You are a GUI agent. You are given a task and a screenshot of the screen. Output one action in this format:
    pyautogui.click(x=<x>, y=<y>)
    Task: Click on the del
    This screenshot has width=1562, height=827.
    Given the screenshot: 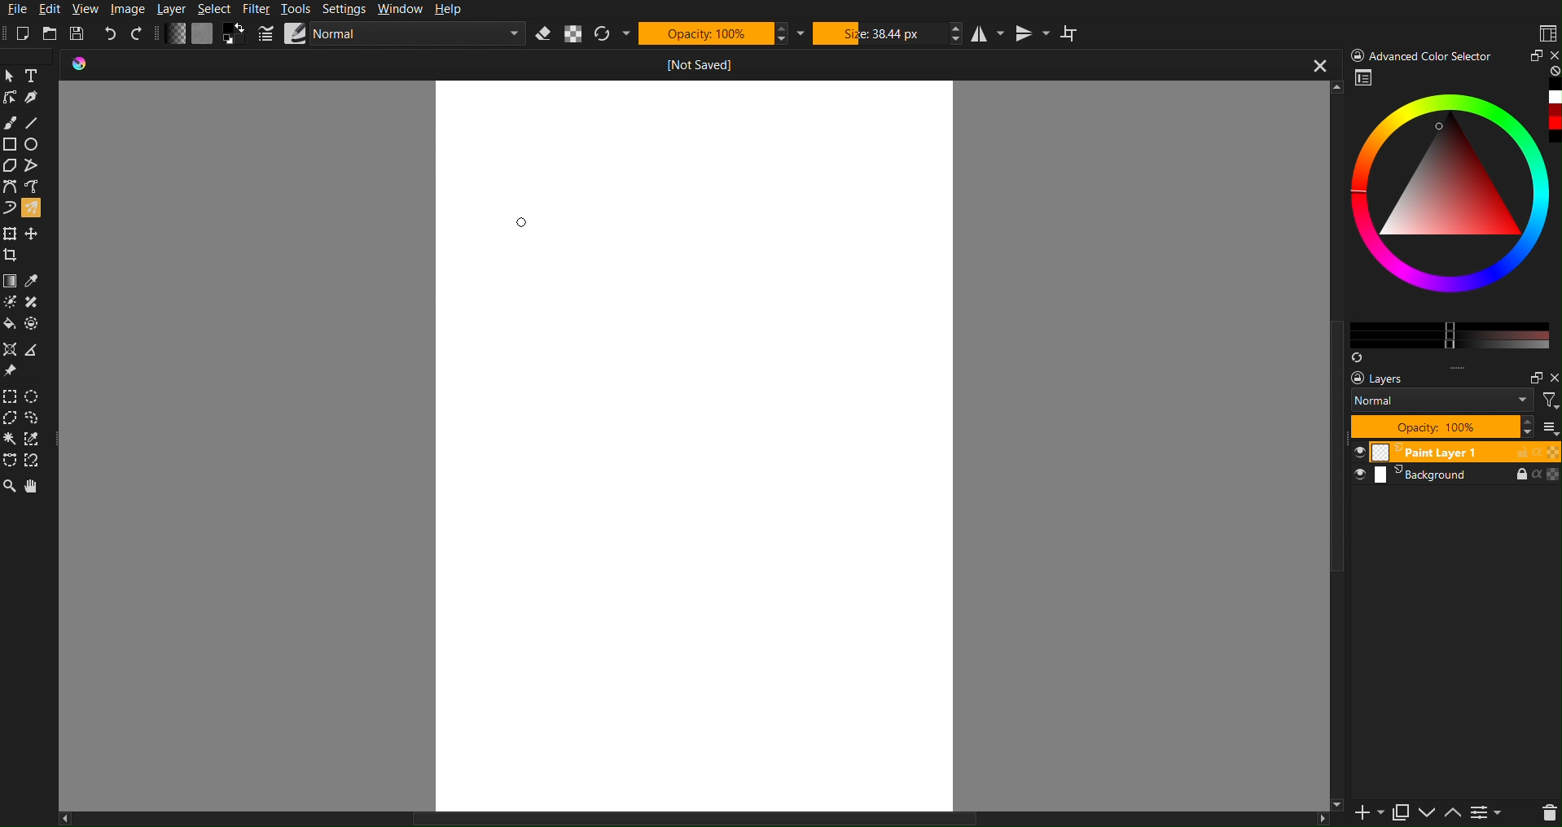 What is the action you would take?
    pyautogui.click(x=1542, y=814)
    